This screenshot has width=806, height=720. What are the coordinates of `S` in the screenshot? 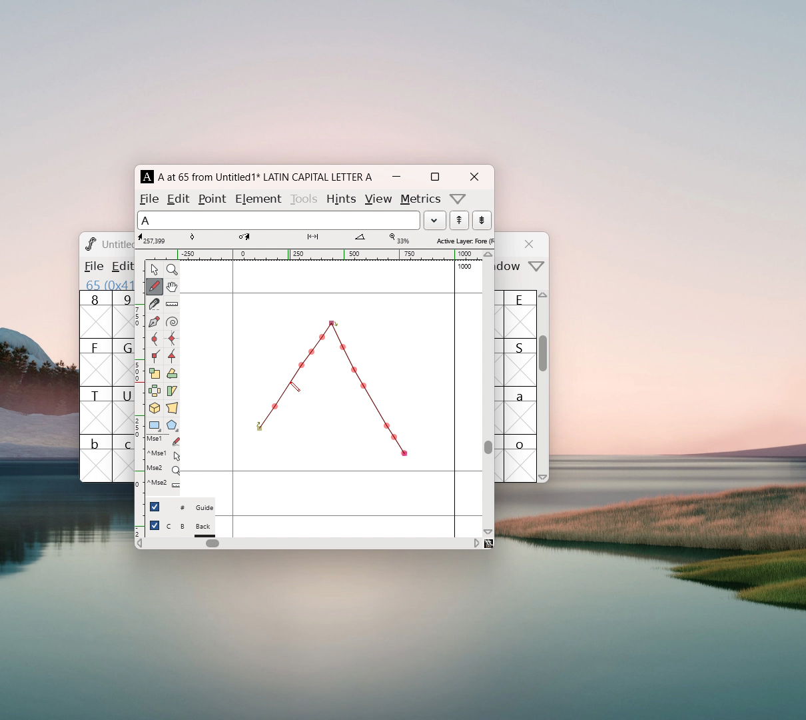 It's located at (520, 362).